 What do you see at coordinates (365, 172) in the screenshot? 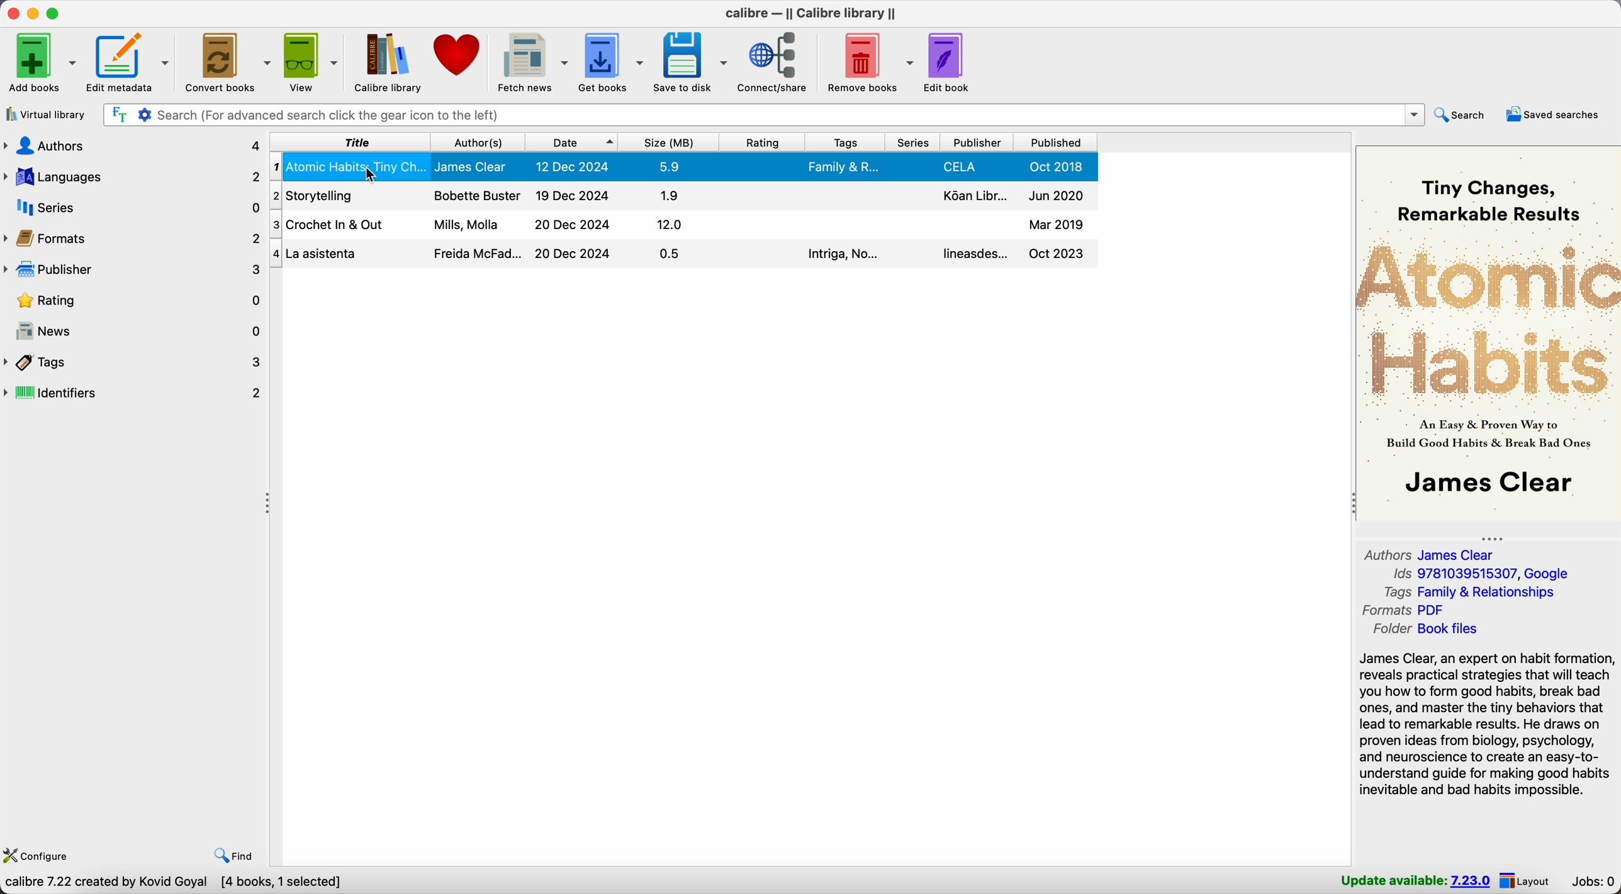
I see `cursor` at bounding box center [365, 172].